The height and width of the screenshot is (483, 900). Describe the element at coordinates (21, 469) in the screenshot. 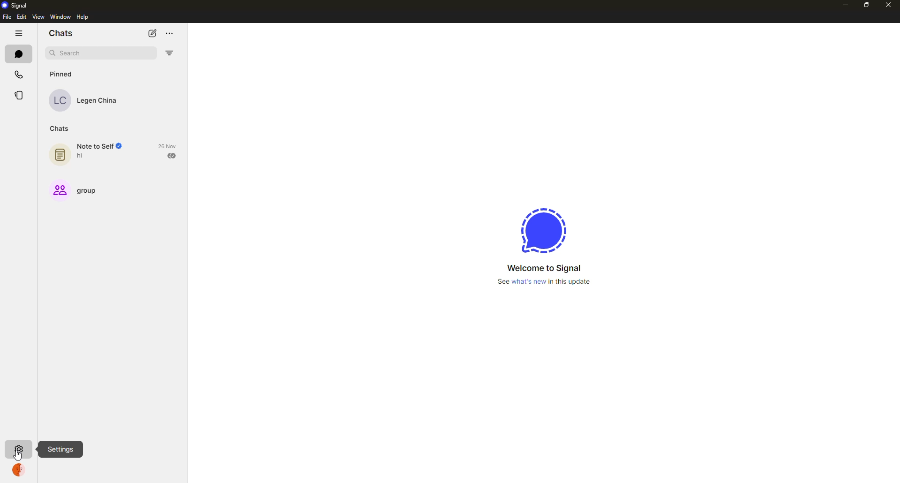

I see `profile` at that location.